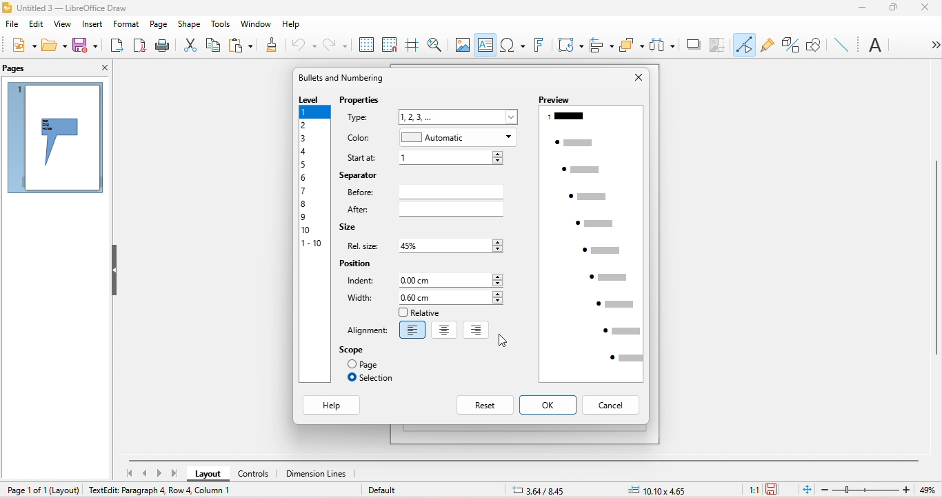 The image size is (942, 498). I want to click on insert, so click(90, 24).